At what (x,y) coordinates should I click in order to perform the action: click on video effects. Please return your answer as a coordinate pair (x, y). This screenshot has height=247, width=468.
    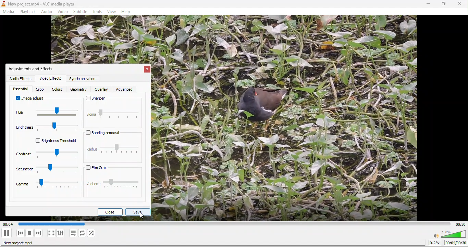
    Looking at the image, I should click on (50, 79).